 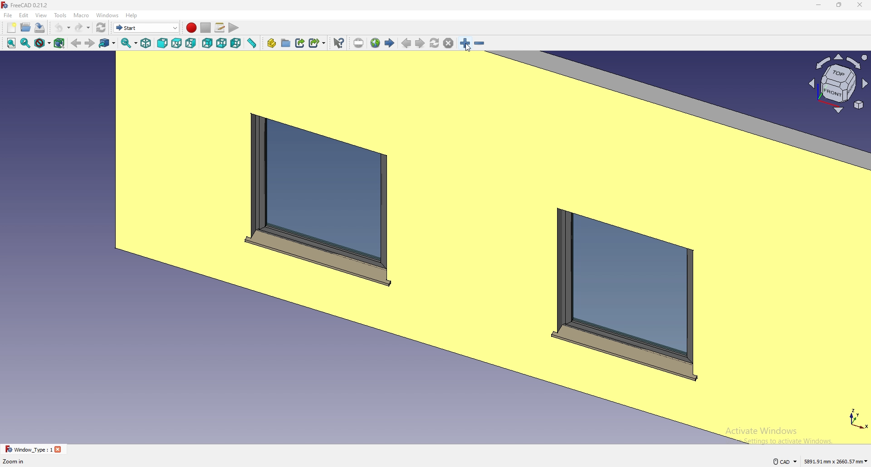 I want to click on navigation style, so click(x=784, y=462).